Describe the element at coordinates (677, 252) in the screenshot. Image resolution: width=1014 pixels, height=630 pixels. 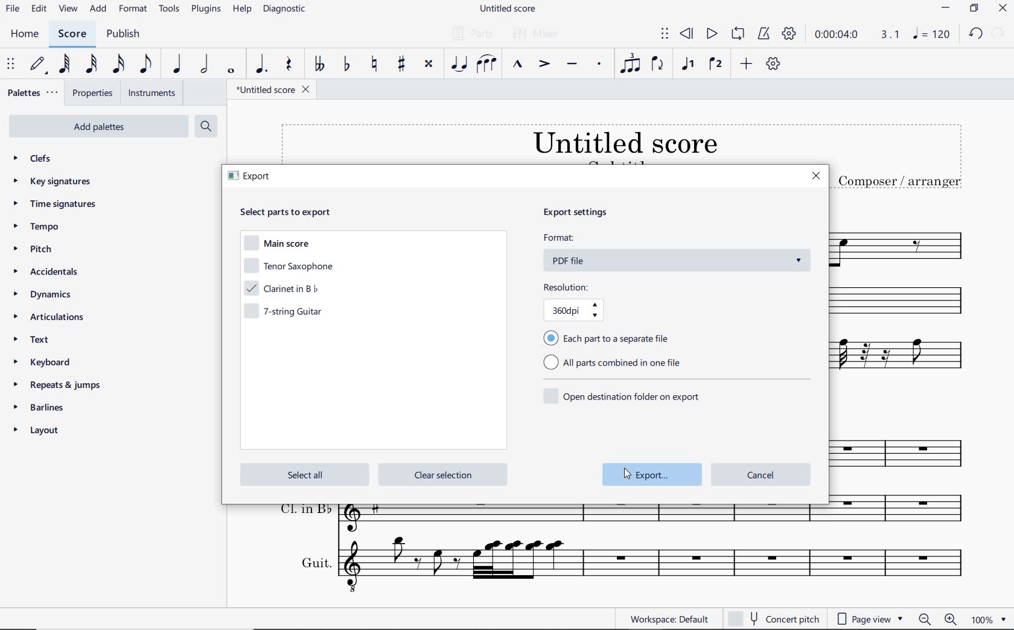
I see `format` at that location.